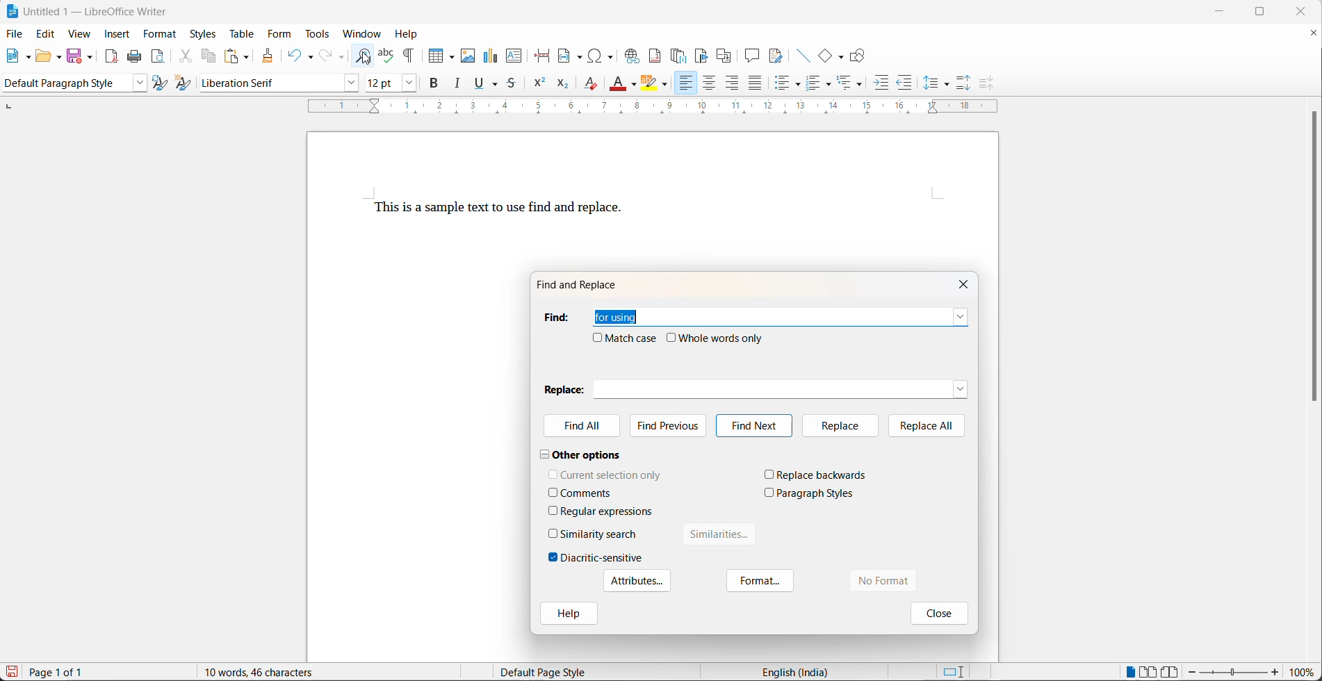  I want to click on underline options, so click(496, 85).